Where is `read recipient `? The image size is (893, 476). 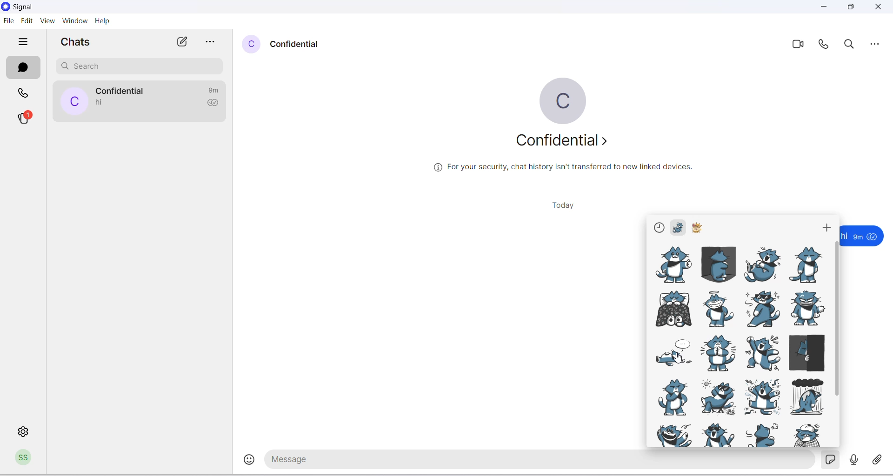
read recipient  is located at coordinates (215, 105).